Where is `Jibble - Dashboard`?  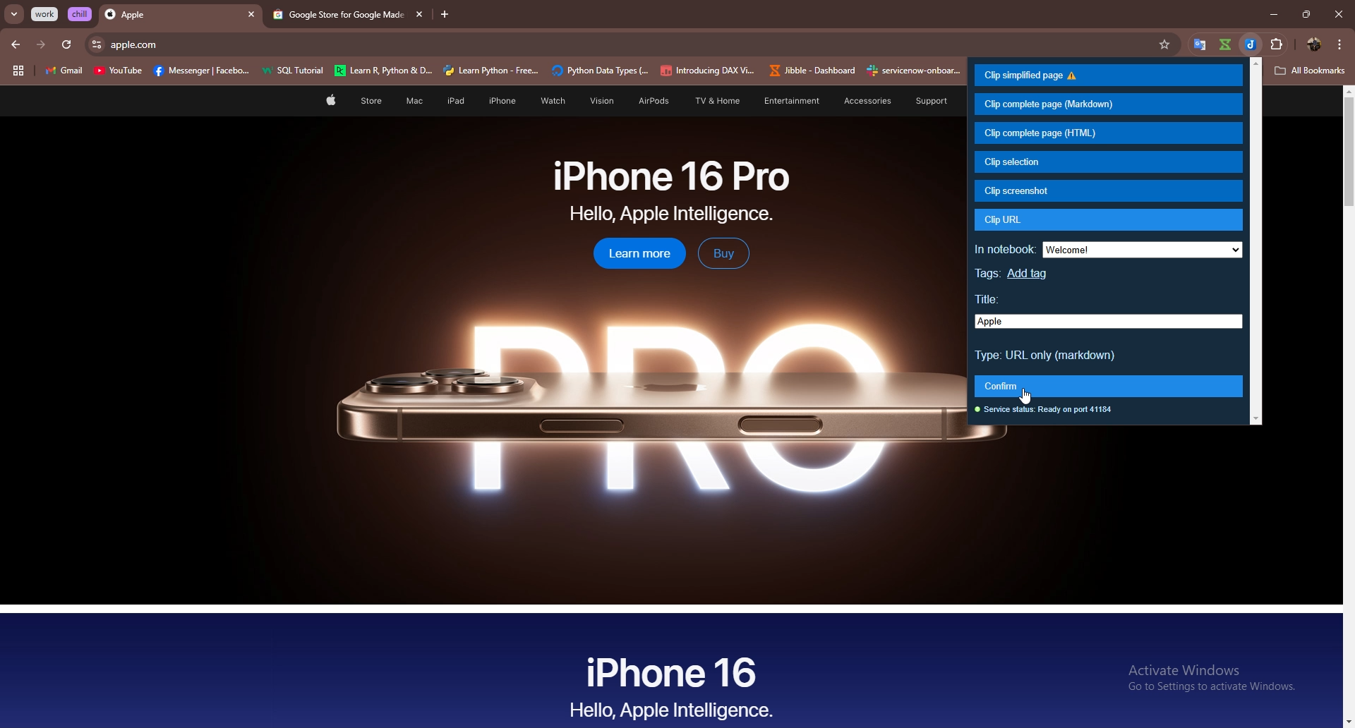 Jibble - Dashboard is located at coordinates (809, 71).